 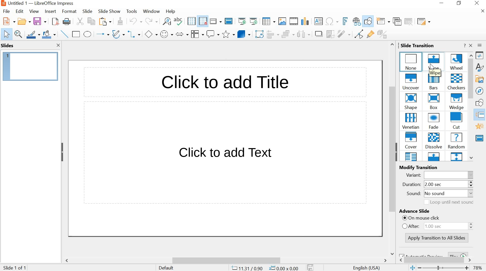 What do you see at coordinates (274, 34) in the screenshot?
I see `Align objects` at bounding box center [274, 34].